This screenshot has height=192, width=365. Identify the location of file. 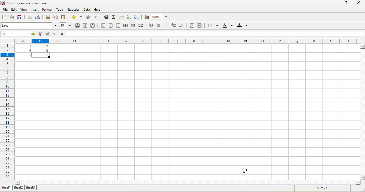
(5, 10).